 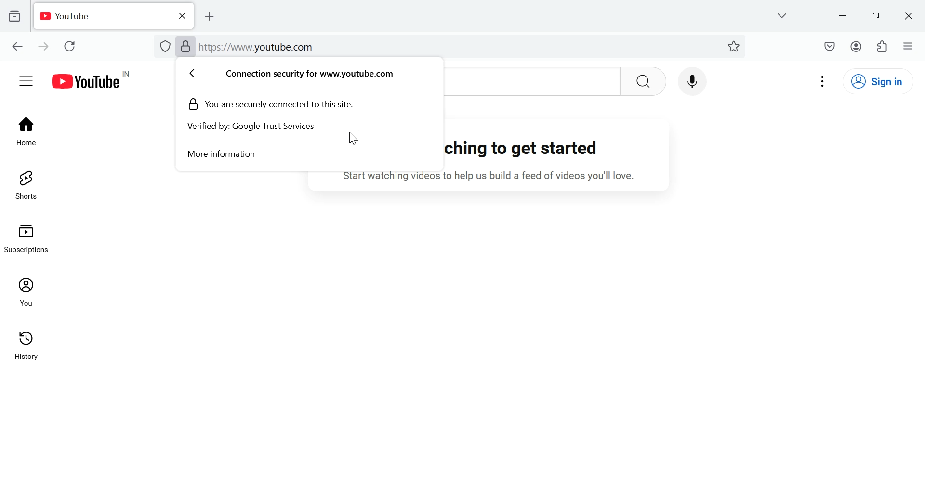 What do you see at coordinates (531, 81) in the screenshot?
I see `Search field` at bounding box center [531, 81].